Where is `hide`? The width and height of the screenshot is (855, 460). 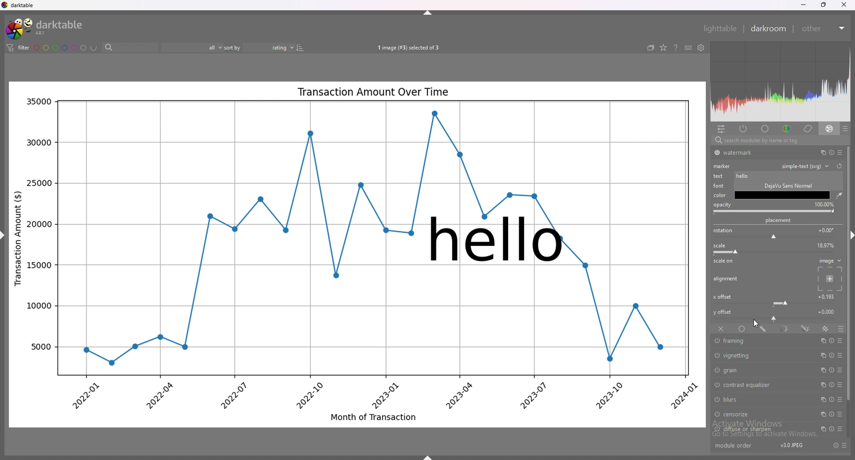
hide is located at coordinates (11, 235).